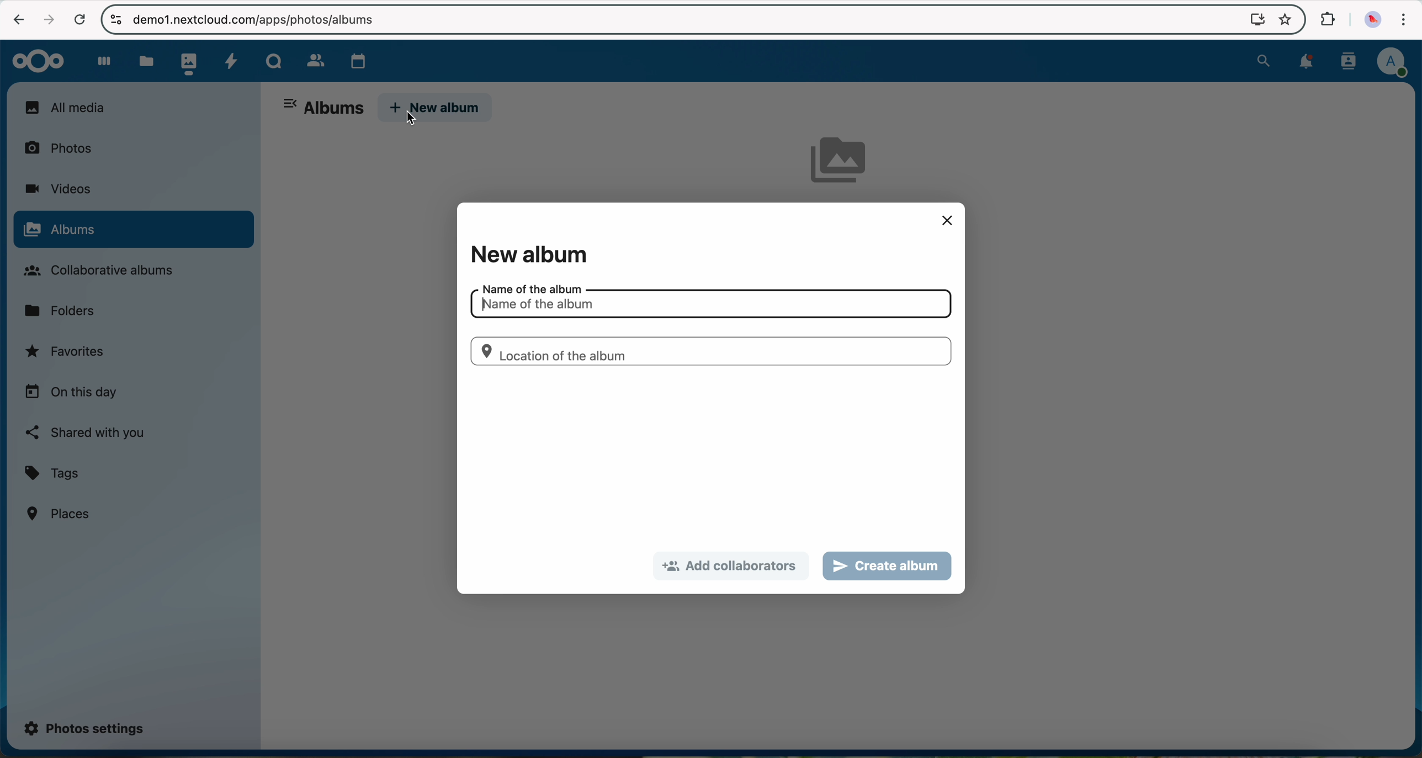  Describe the element at coordinates (709, 351) in the screenshot. I see `location of the album` at that location.